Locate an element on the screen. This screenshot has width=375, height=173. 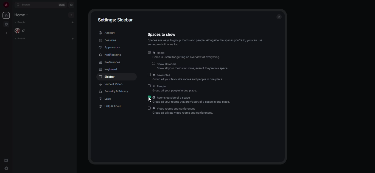
info is located at coordinates (208, 42).